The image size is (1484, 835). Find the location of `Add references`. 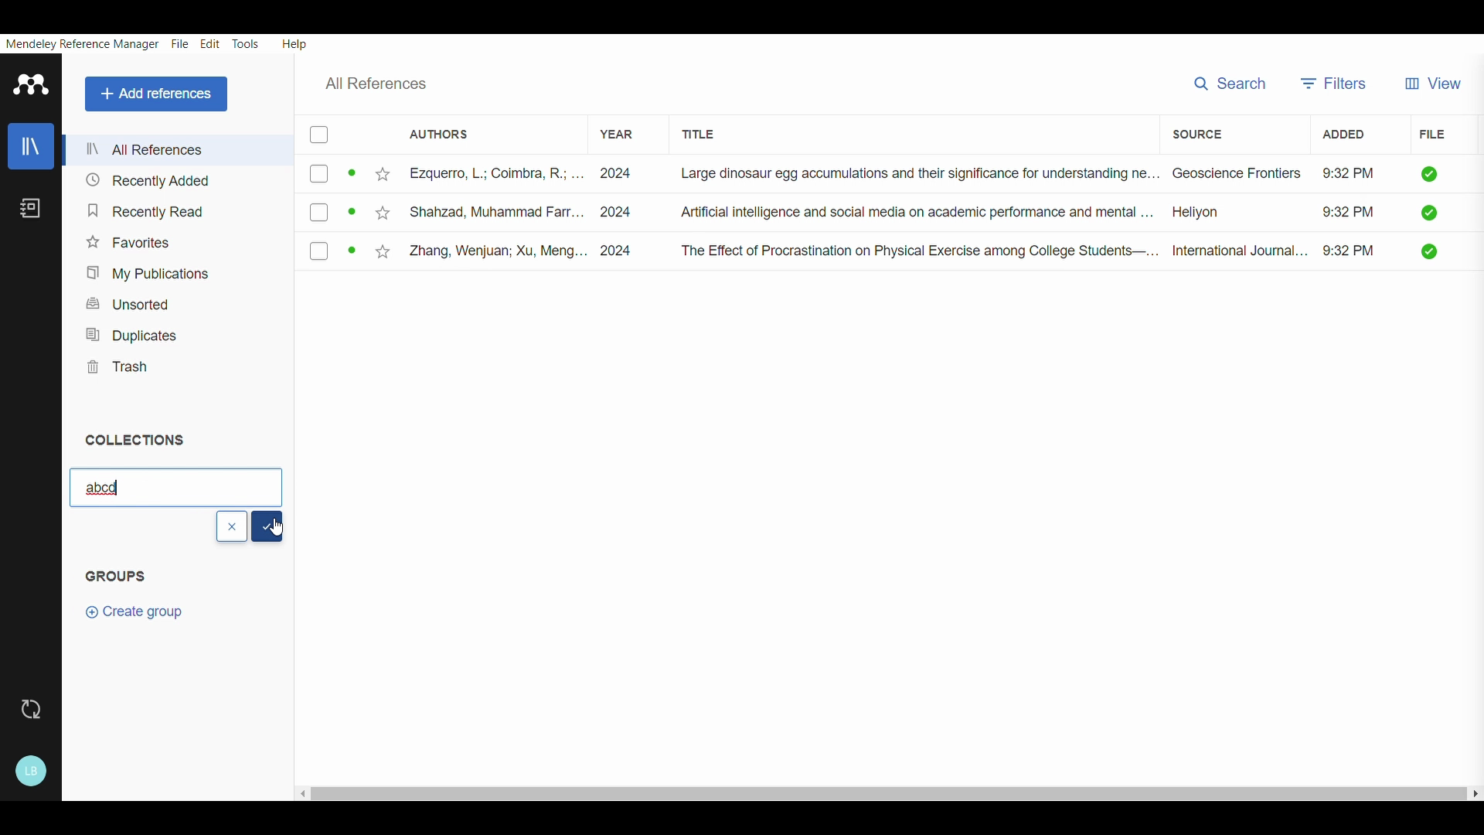

Add references is located at coordinates (154, 92).